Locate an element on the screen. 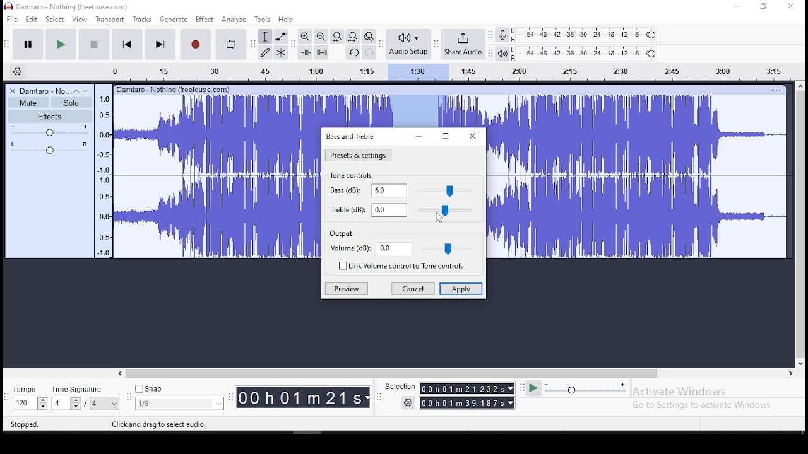  cancel is located at coordinates (413, 290).